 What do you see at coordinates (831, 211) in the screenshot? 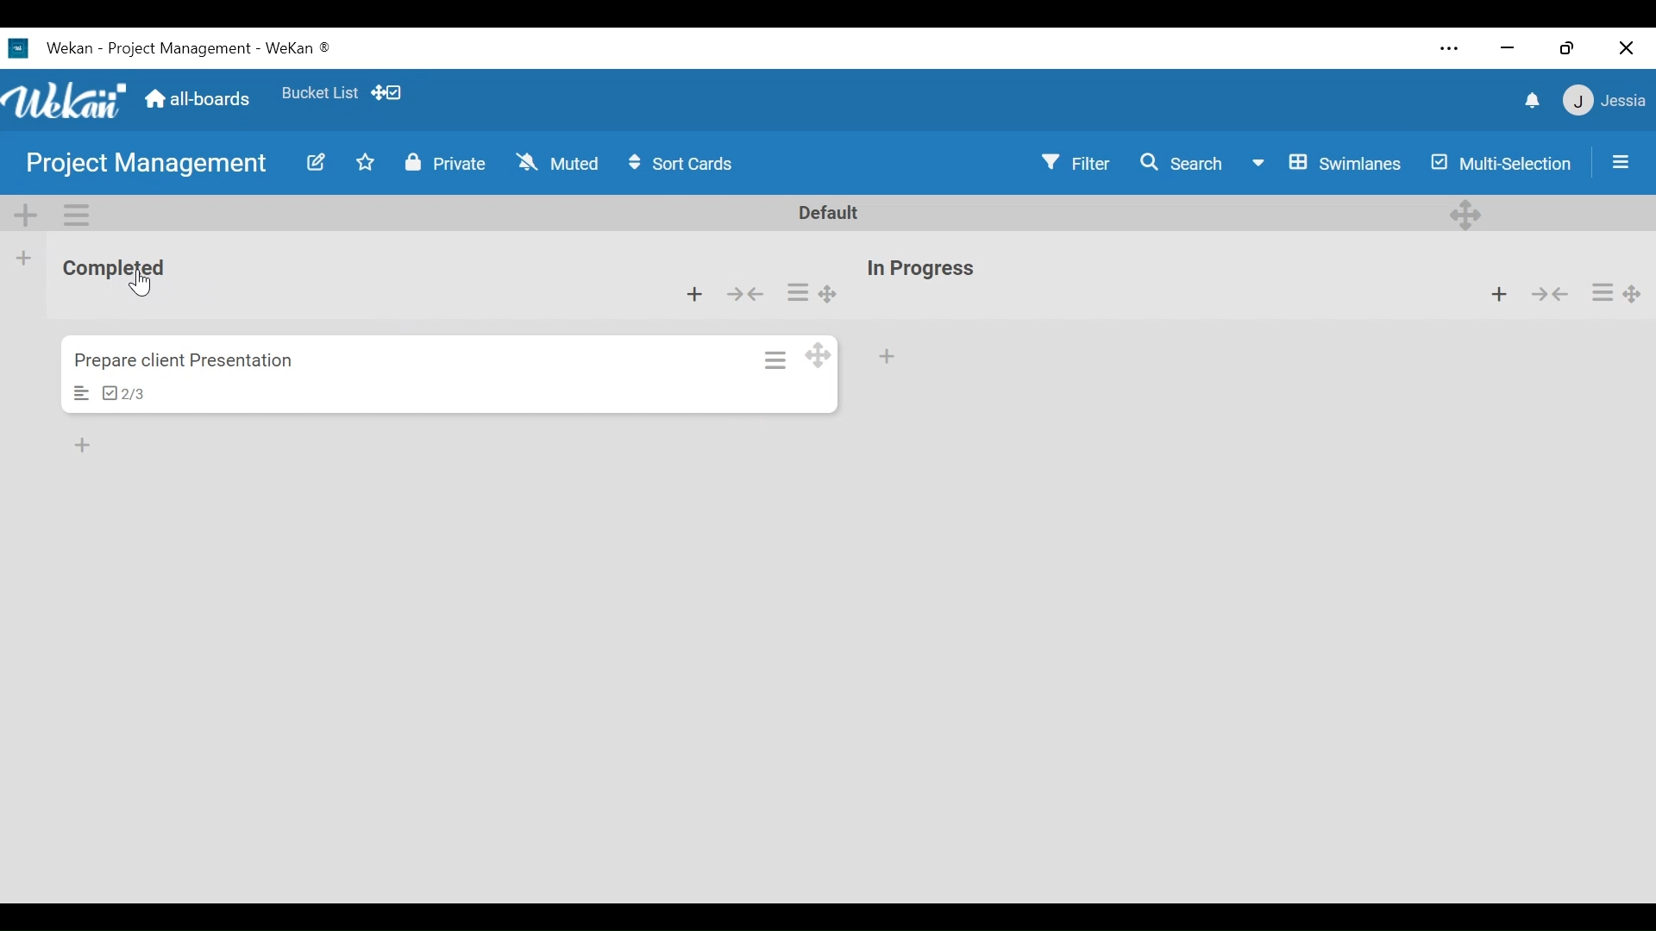
I see `Default` at bounding box center [831, 211].